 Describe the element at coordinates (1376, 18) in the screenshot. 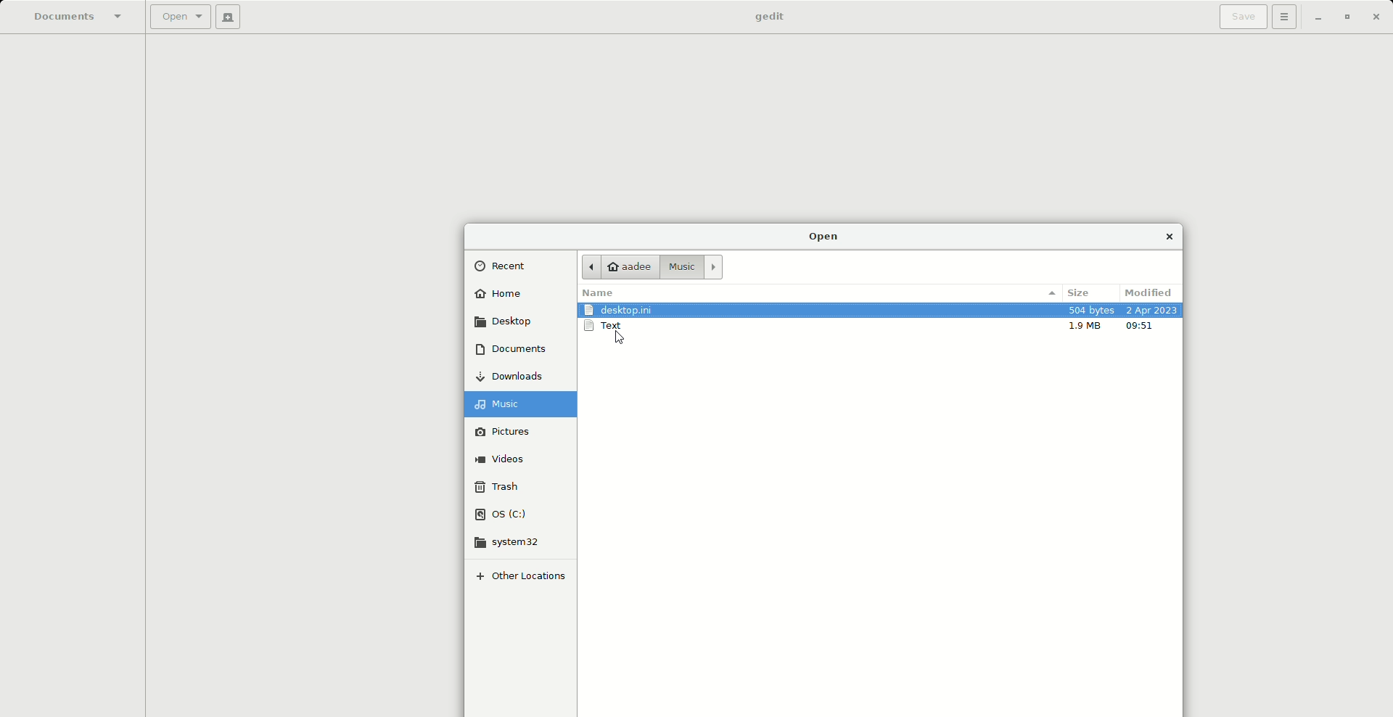

I see `Close` at that location.